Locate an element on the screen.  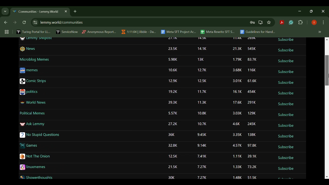
61.6K is located at coordinates (252, 81).